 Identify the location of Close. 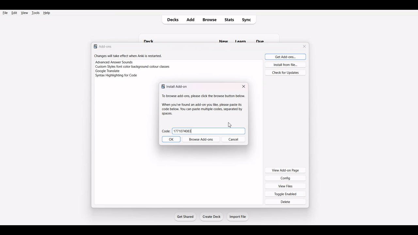
(305, 46).